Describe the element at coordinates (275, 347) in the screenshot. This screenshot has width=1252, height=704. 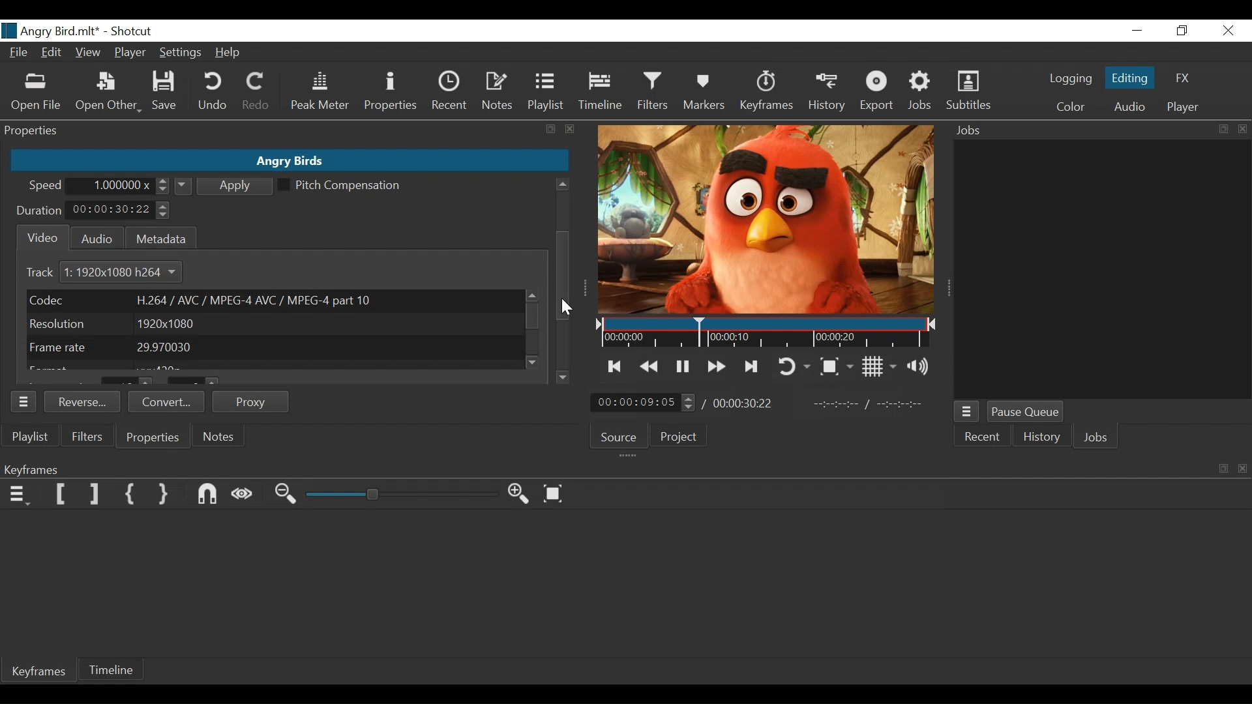
I see `Frame rate` at that location.